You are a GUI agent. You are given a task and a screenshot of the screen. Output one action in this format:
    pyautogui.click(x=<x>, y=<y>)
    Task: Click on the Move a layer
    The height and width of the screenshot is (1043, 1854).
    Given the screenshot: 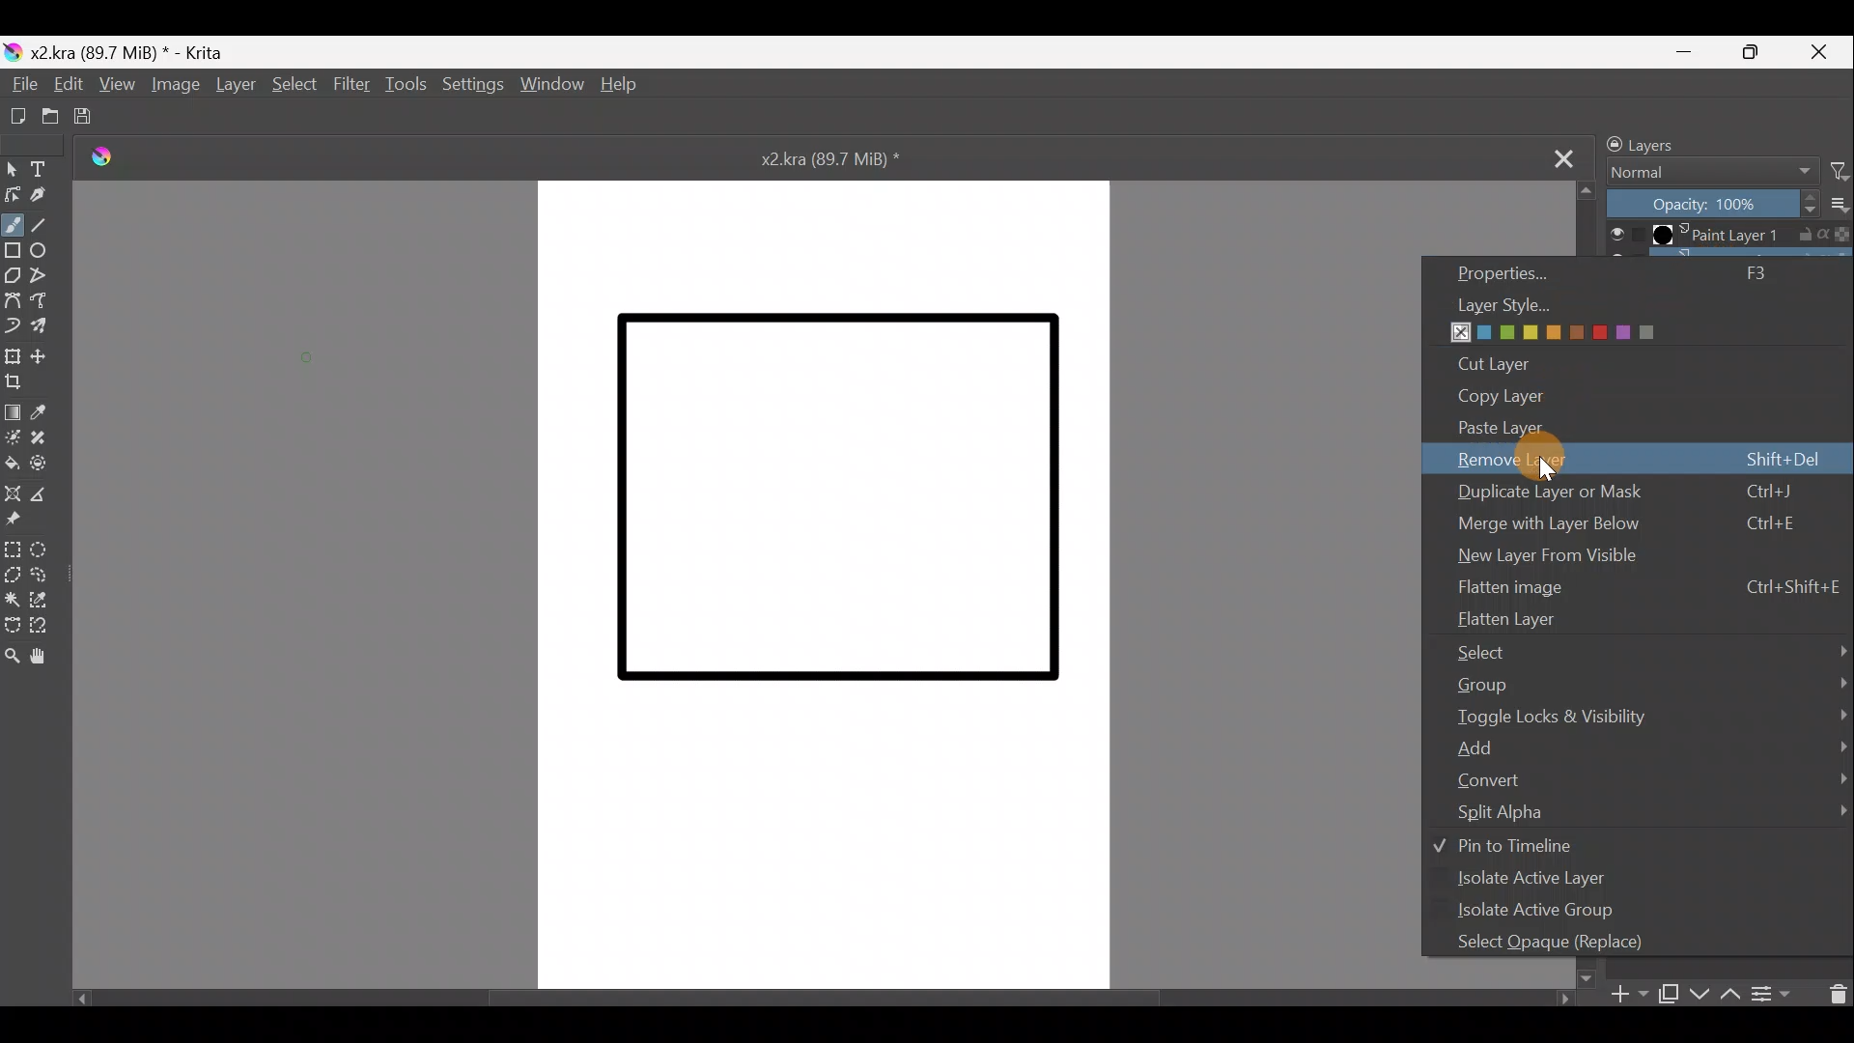 What is the action you would take?
    pyautogui.click(x=44, y=354)
    